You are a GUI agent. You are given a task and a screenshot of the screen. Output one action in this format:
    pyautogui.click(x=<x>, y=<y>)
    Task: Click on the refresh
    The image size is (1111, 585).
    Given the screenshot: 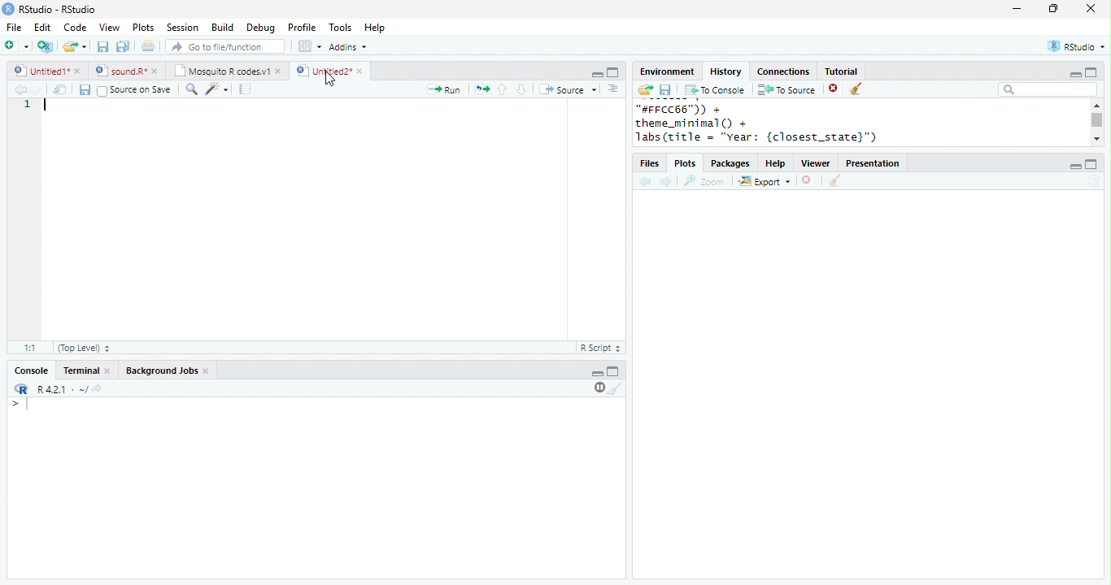 What is the action you would take?
    pyautogui.click(x=1094, y=181)
    